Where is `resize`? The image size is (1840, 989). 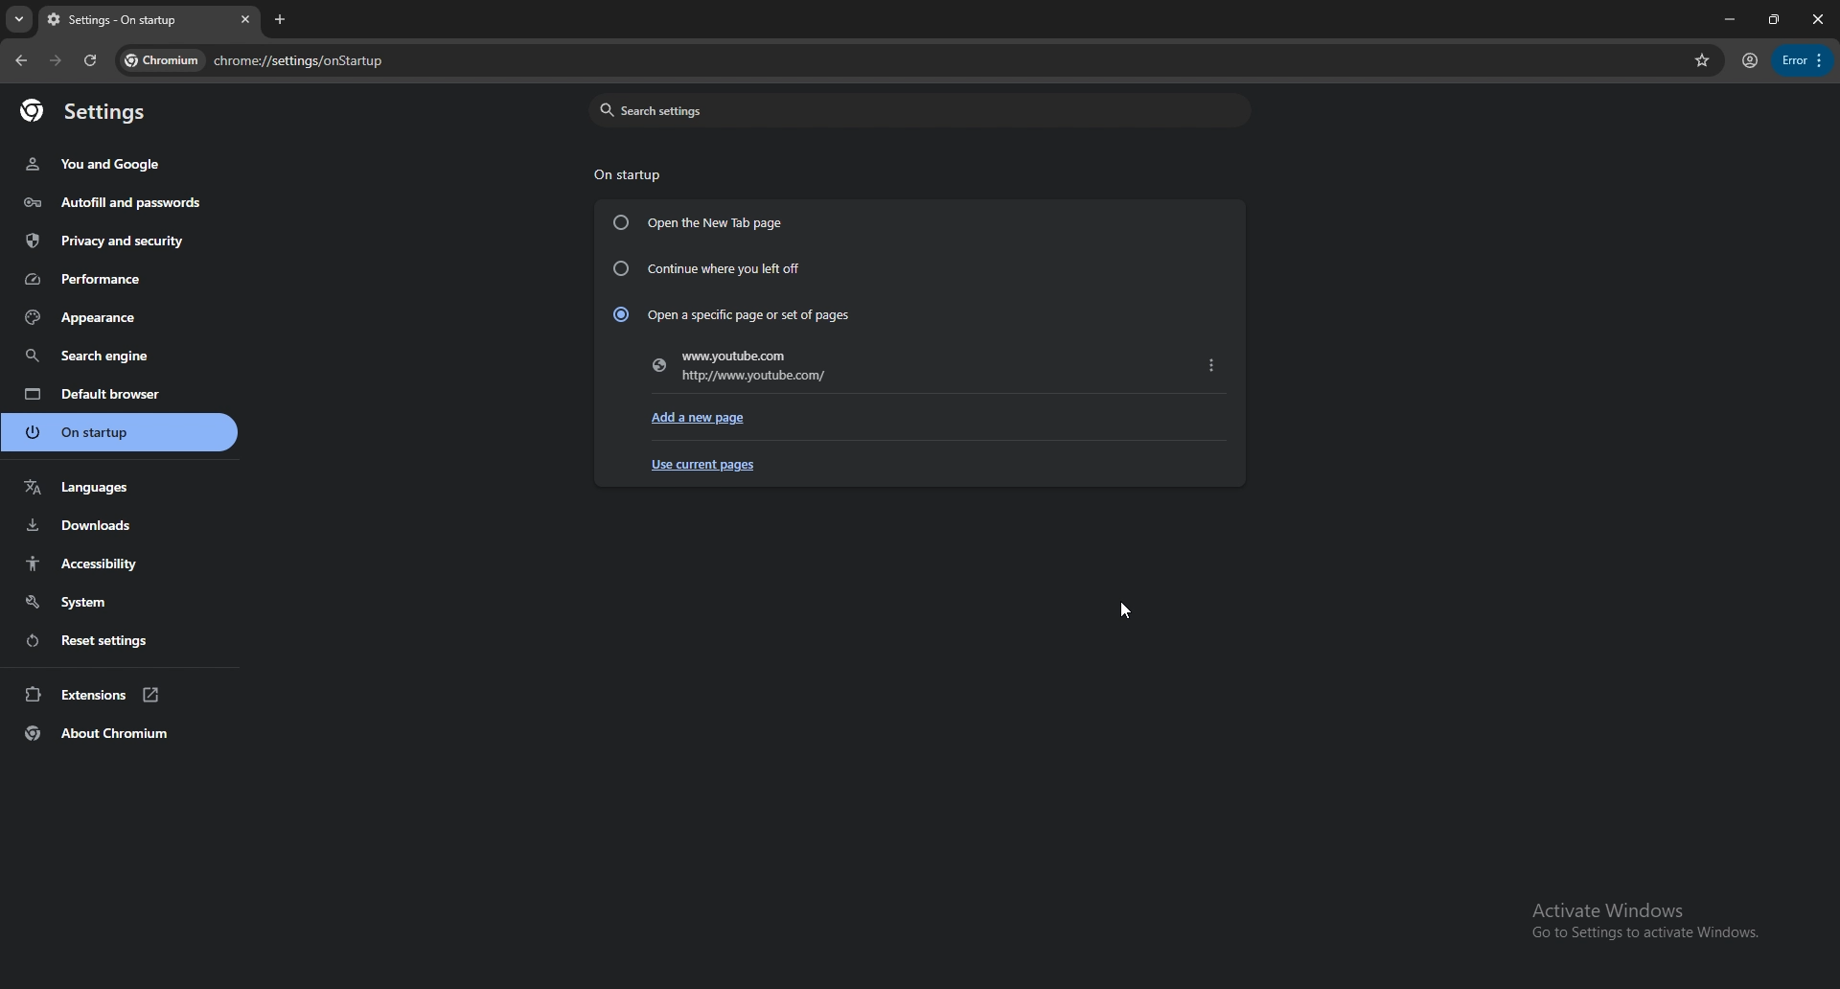
resize is located at coordinates (1771, 19).